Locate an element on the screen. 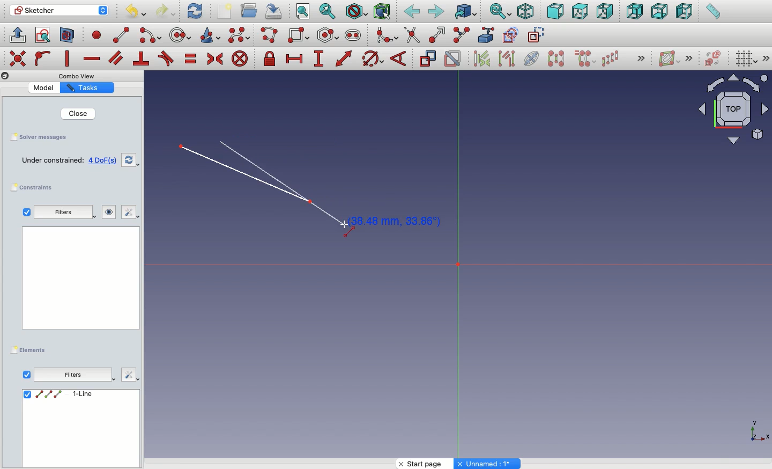 This screenshot has height=469, width=772. Conci is located at coordinates (211, 35).